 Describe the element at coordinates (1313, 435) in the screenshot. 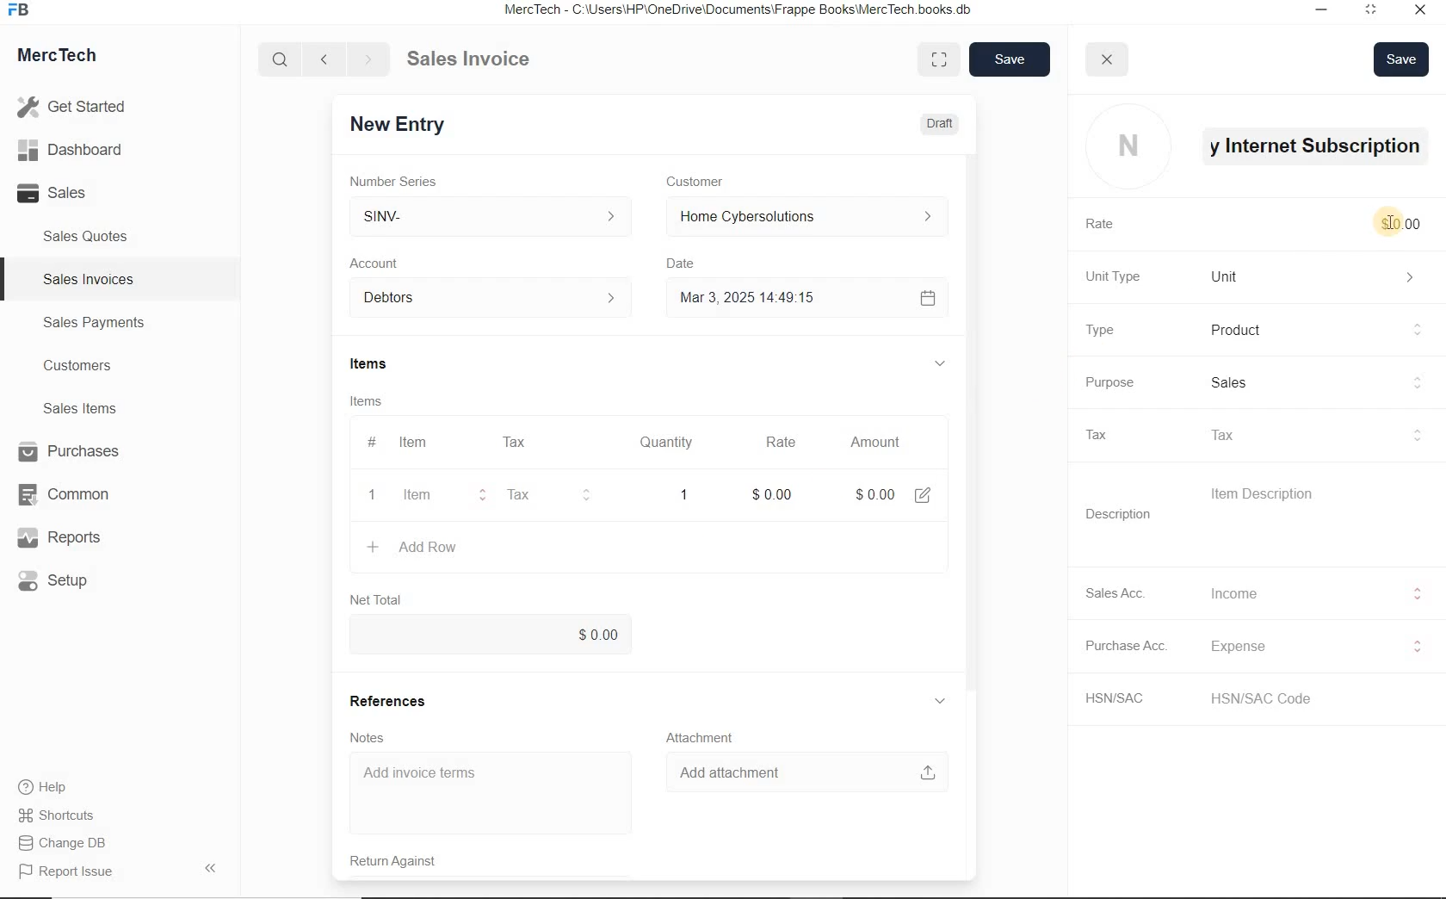

I see `Tax` at that location.